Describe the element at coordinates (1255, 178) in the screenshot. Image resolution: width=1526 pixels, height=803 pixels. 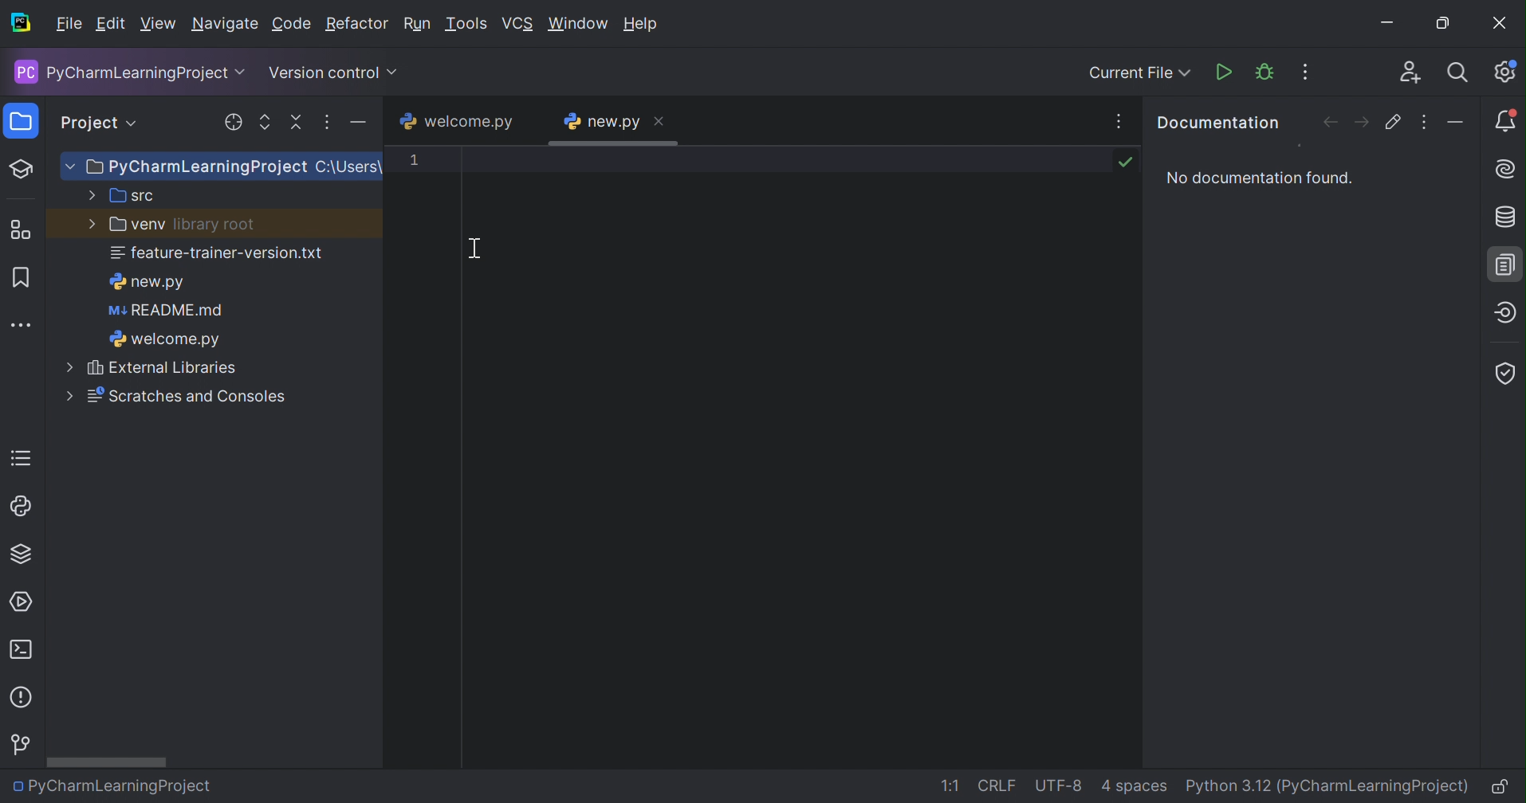
I see `No documentation found` at that location.